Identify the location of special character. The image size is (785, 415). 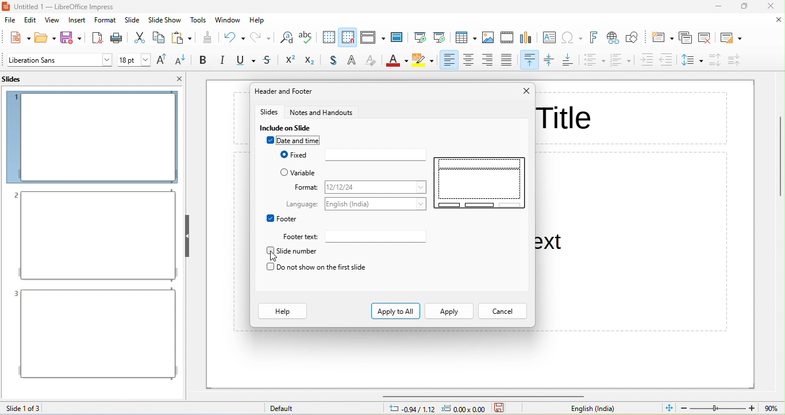
(574, 37).